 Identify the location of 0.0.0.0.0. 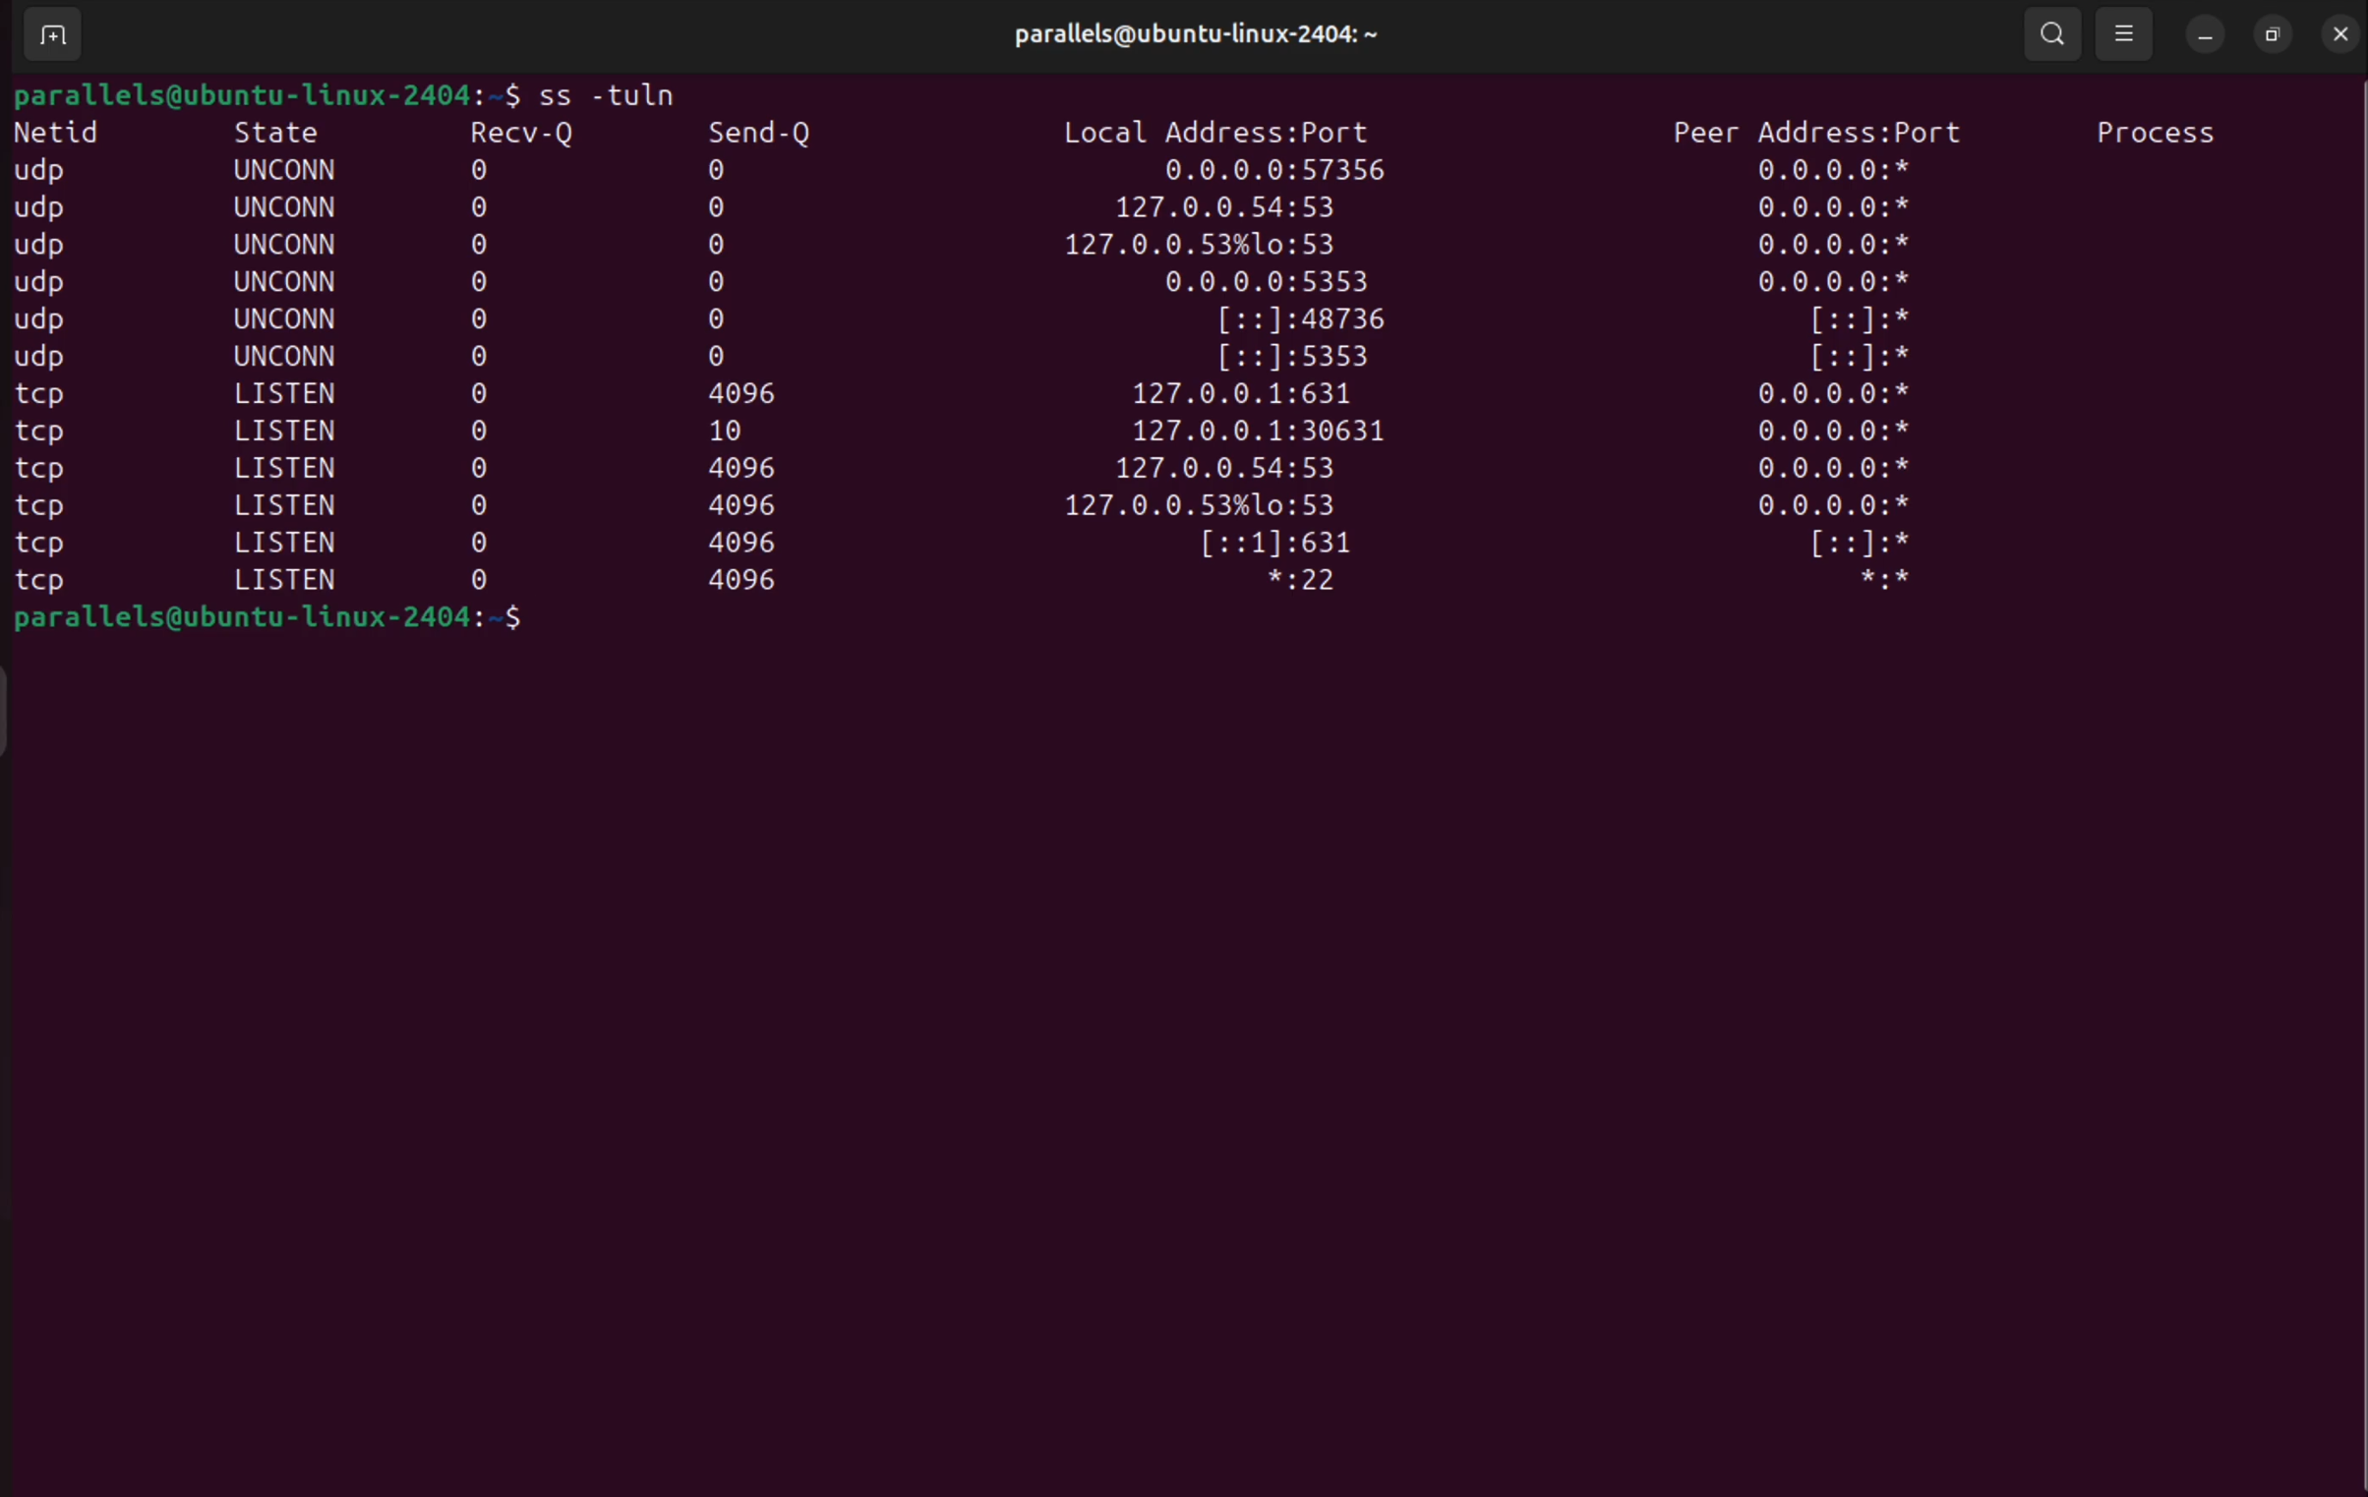
(1839, 508).